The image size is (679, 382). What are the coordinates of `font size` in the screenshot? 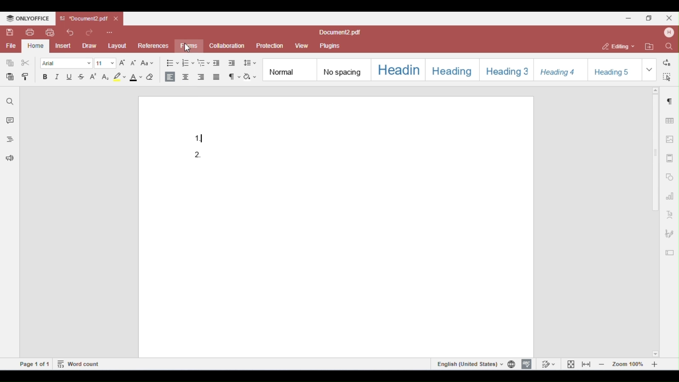 It's located at (105, 64).